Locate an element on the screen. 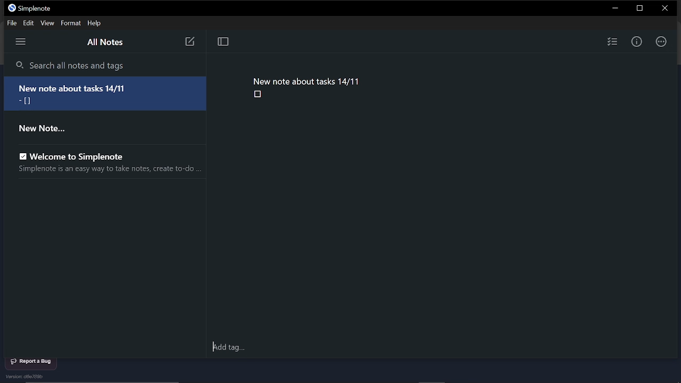 This screenshot has width=681, height=383. New note about tasks 14/11 is located at coordinates (307, 80).